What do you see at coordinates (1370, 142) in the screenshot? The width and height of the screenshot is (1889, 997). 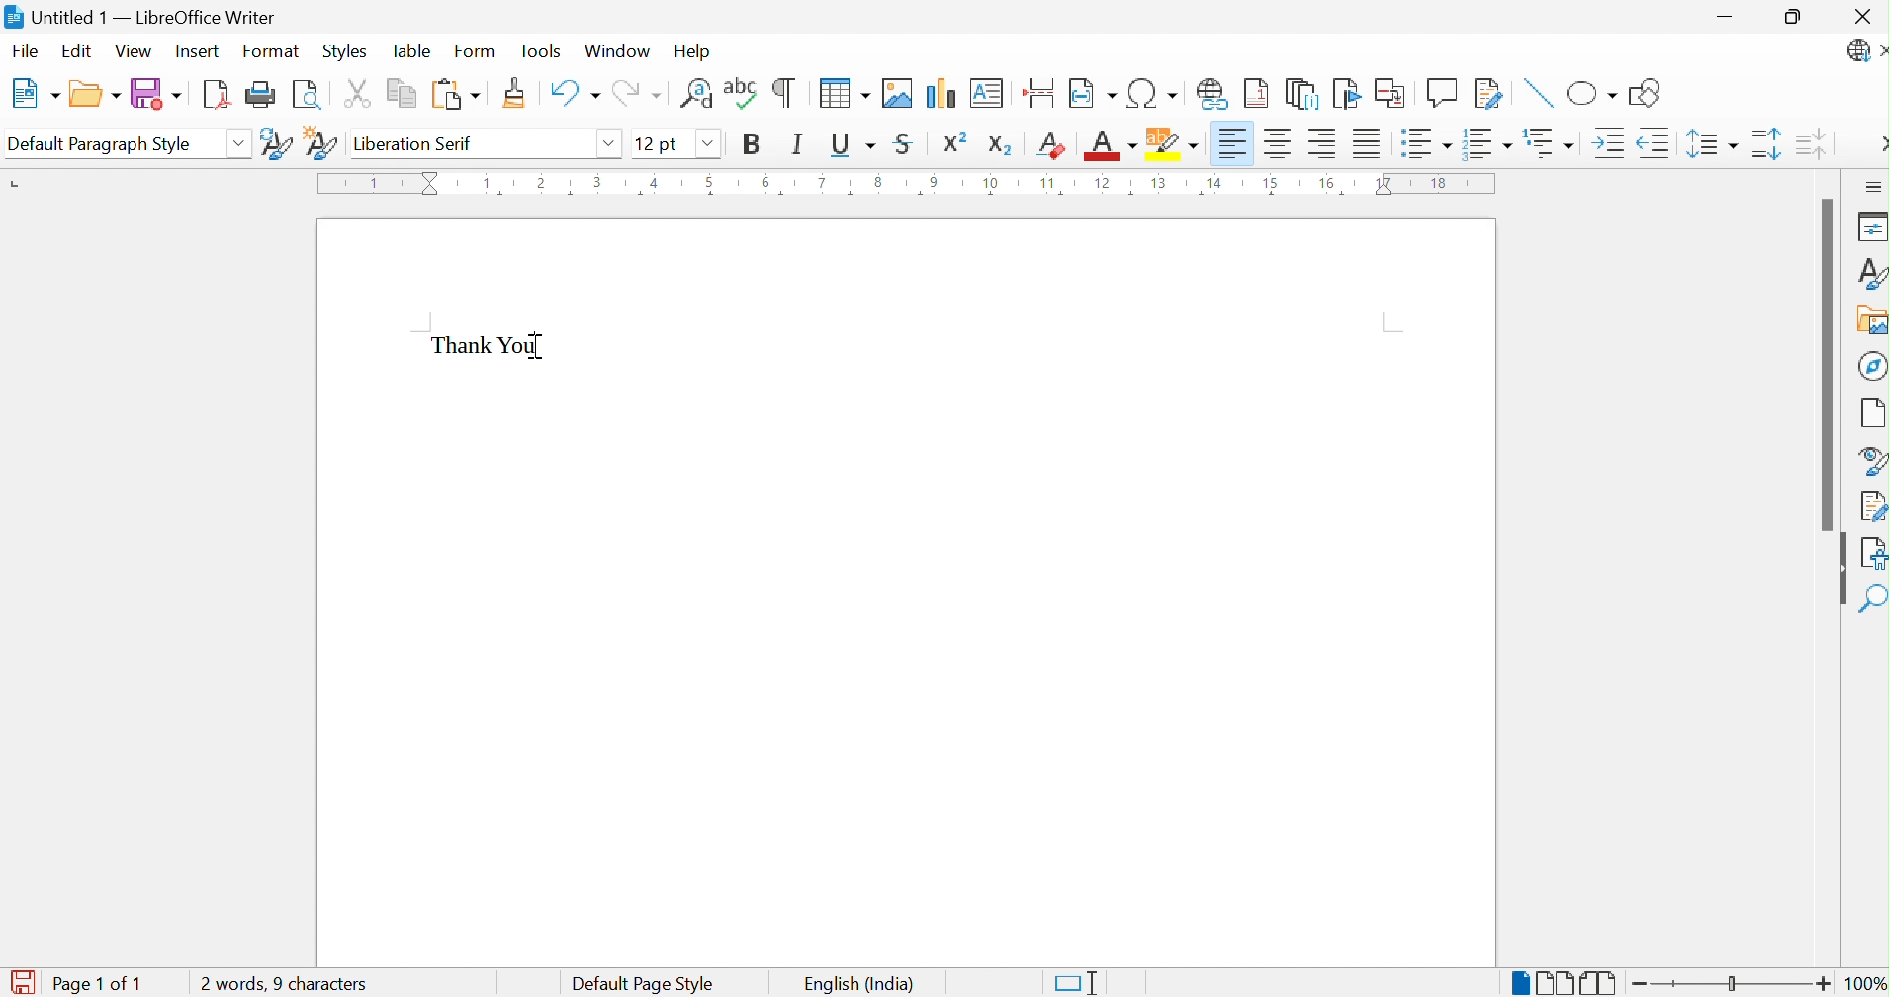 I see `Justified` at bounding box center [1370, 142].